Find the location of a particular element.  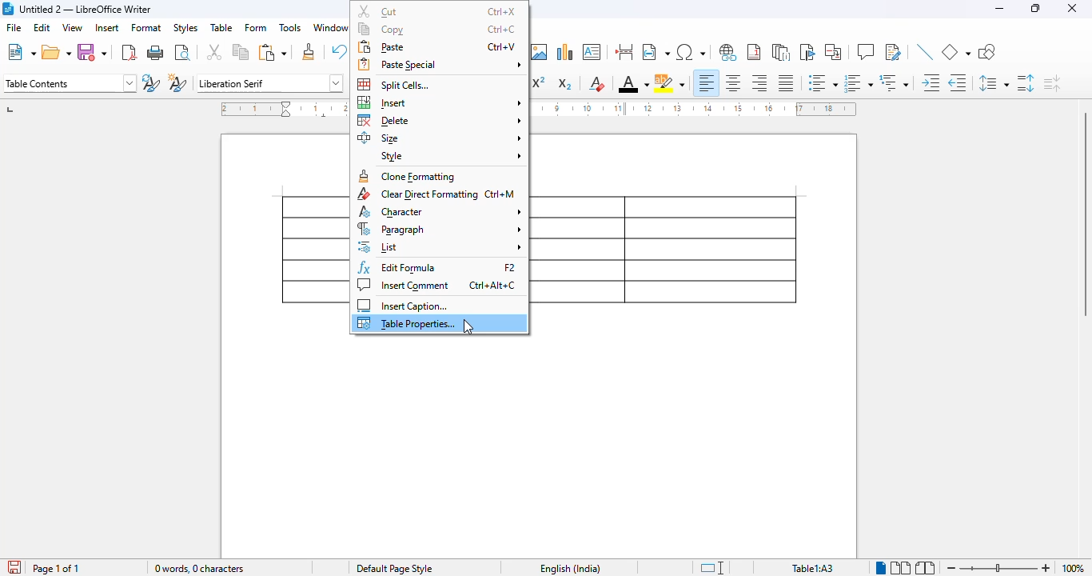

font name is located at coordinates (269, 84).